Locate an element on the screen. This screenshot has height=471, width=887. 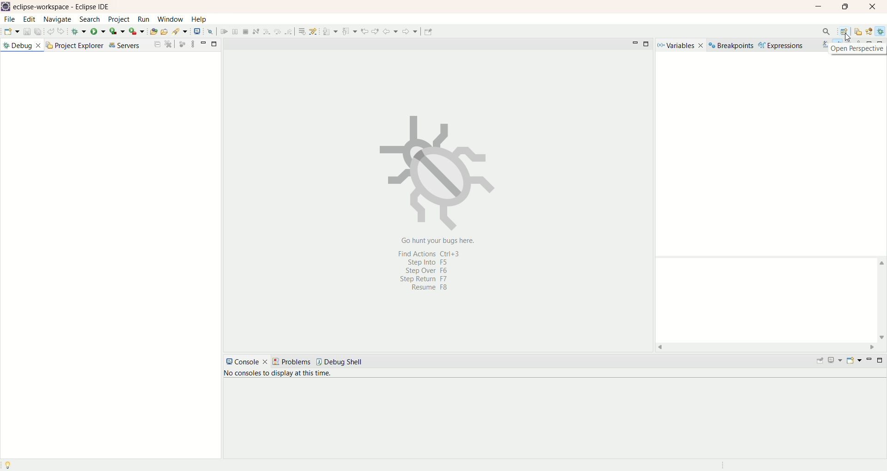
open perspective is located at coordinates (857, 49).